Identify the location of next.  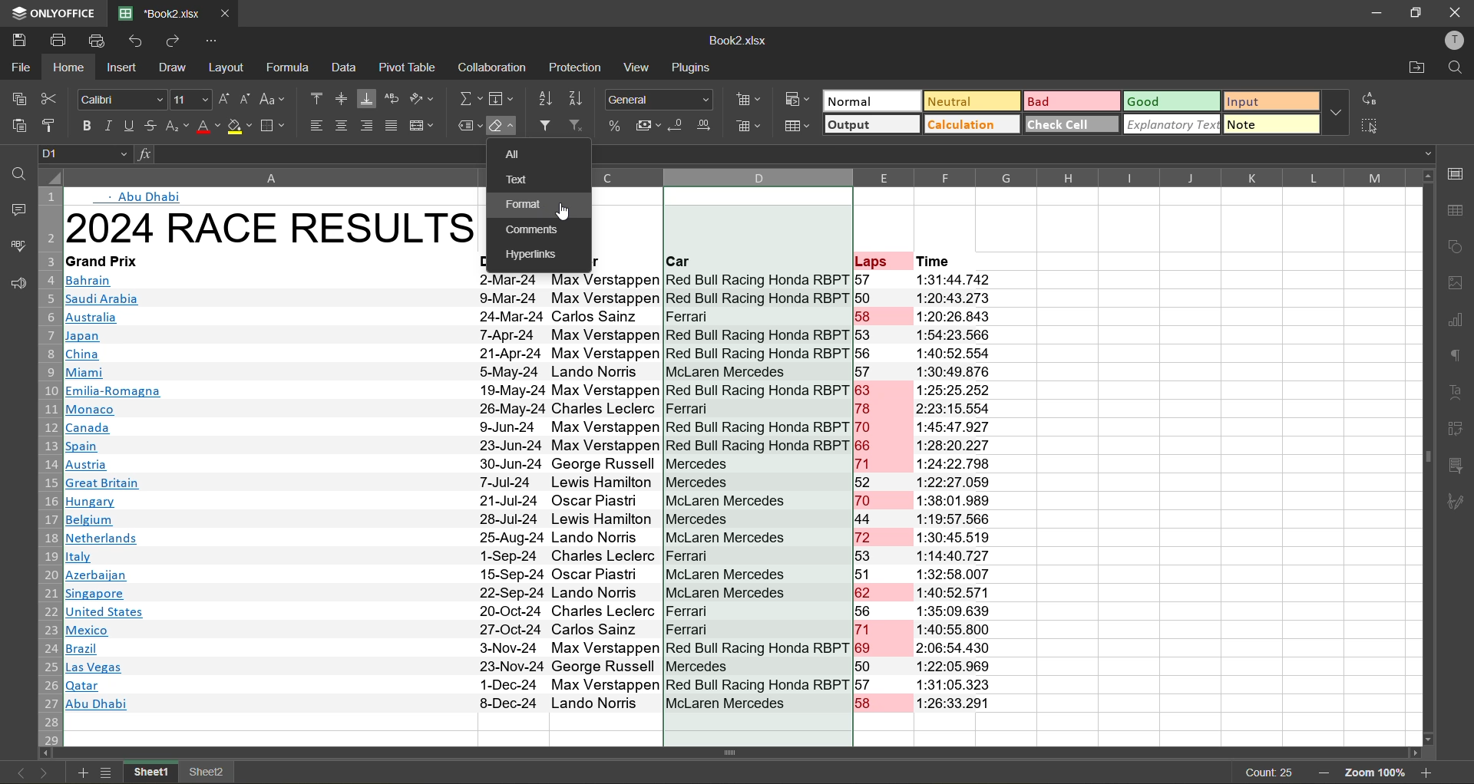
(41, 773).